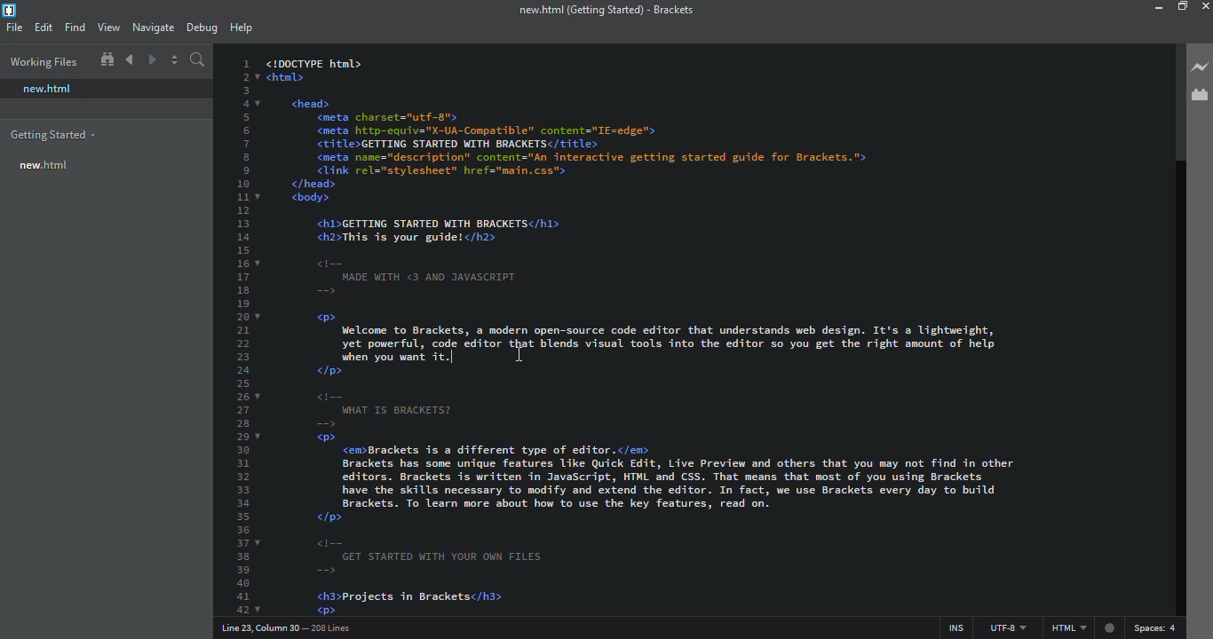 This screenshot has width=1213, height=639. What do you see at coordinates (198, 59) in the screenshot?
I see `search` at bounding box center [198, 59].